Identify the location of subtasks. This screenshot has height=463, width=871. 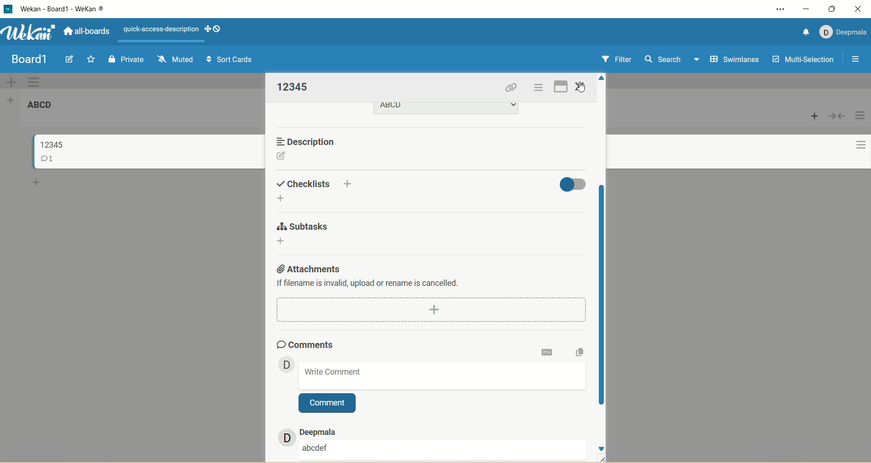
(301, 227).